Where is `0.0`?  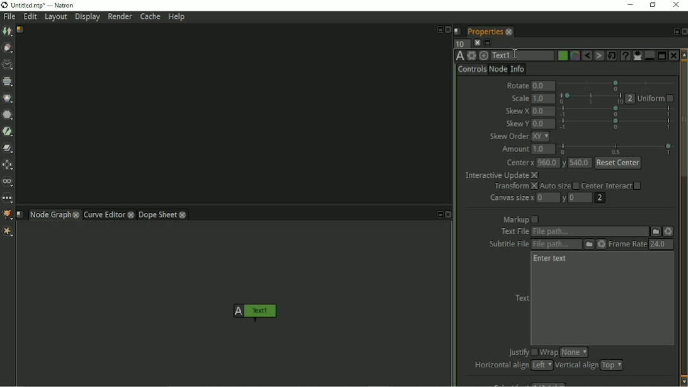
0.0 is located at coordinates (543, 112).